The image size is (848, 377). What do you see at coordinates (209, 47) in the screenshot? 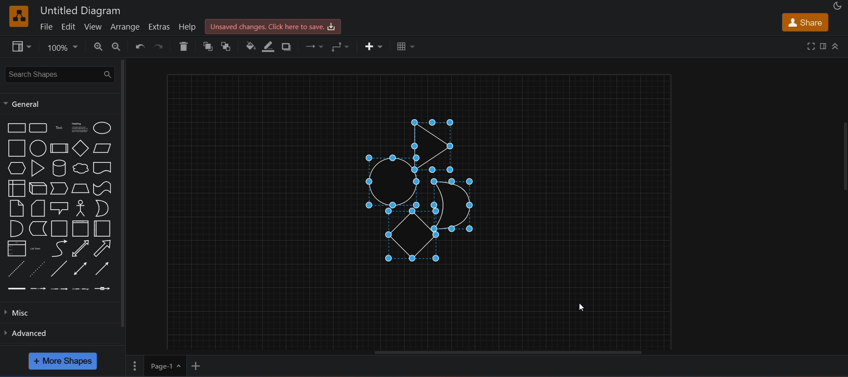
I see `to front` at bounding box center [209, 47].